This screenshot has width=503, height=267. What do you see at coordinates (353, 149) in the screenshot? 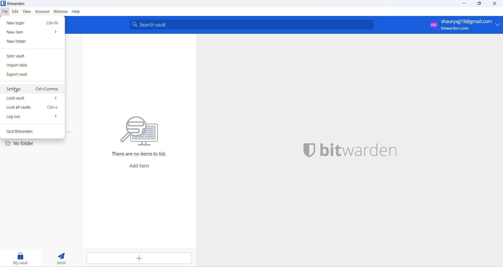
I see `name and logo` at bounding box center [353, 149].